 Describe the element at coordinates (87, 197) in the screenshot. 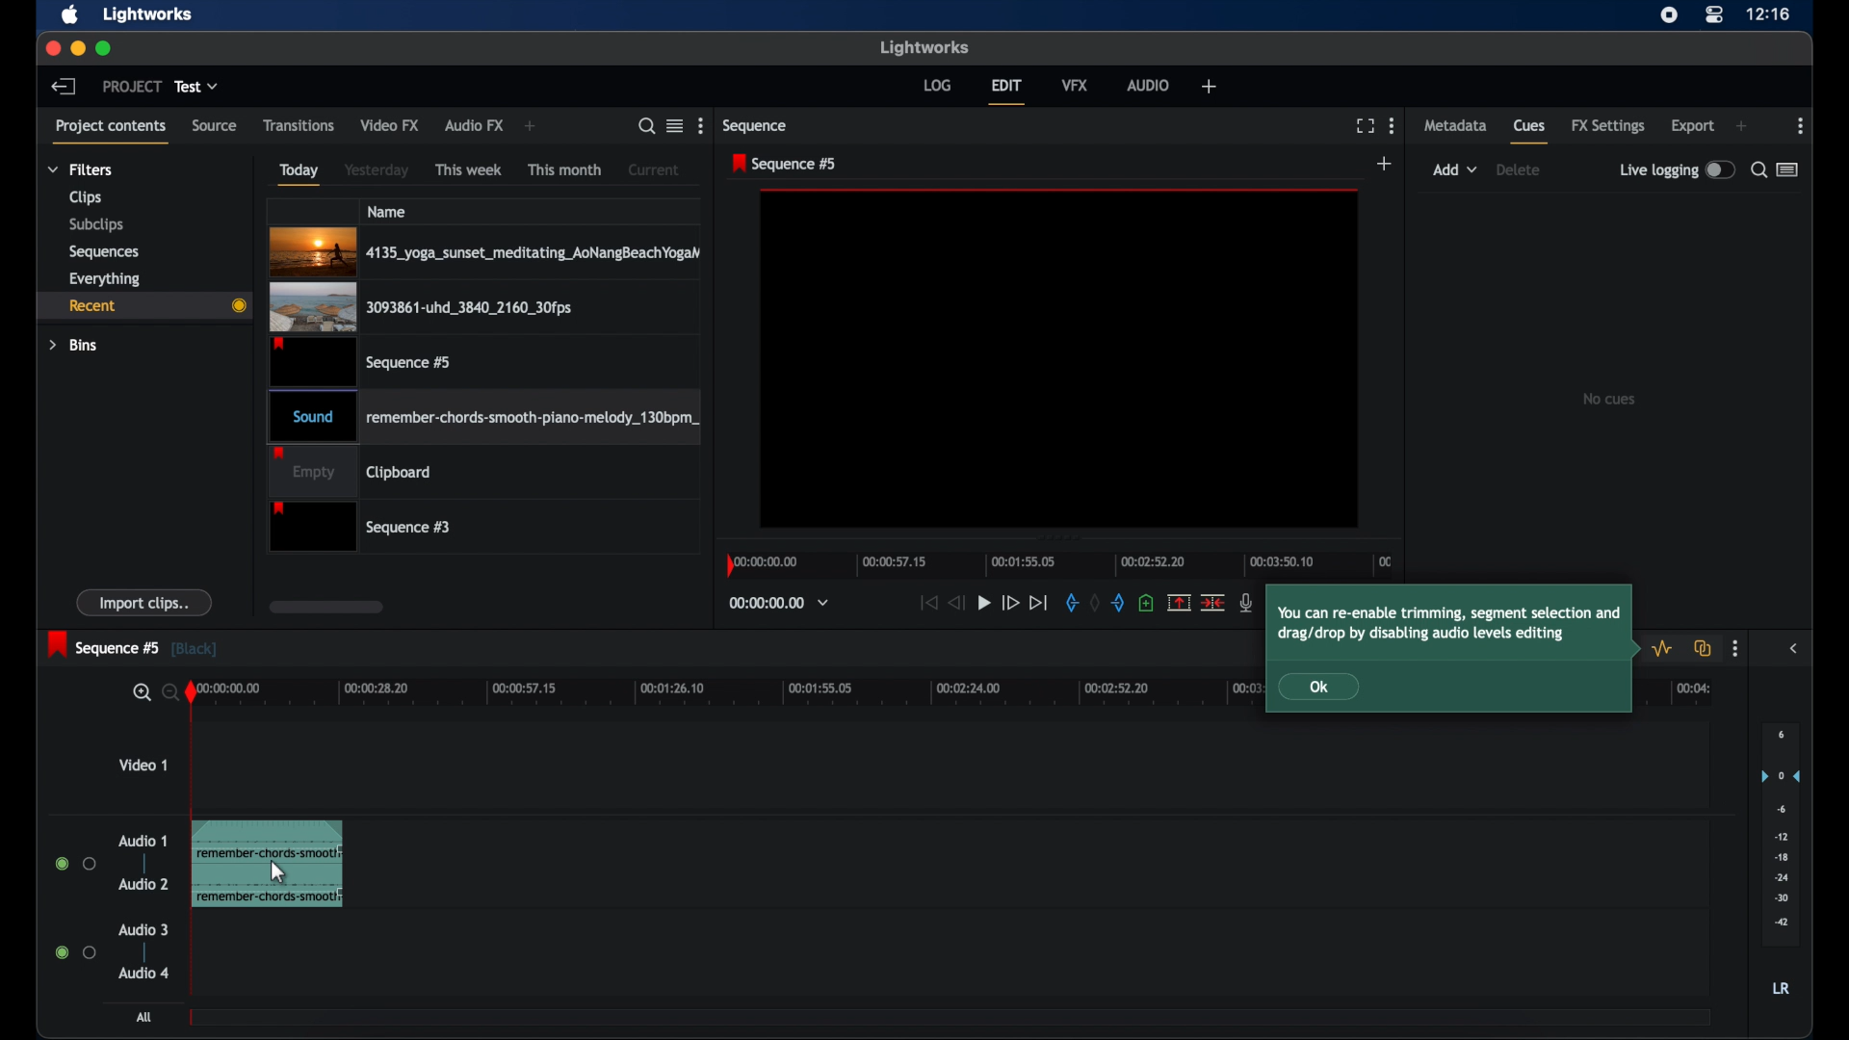

I see `clips` at that location.